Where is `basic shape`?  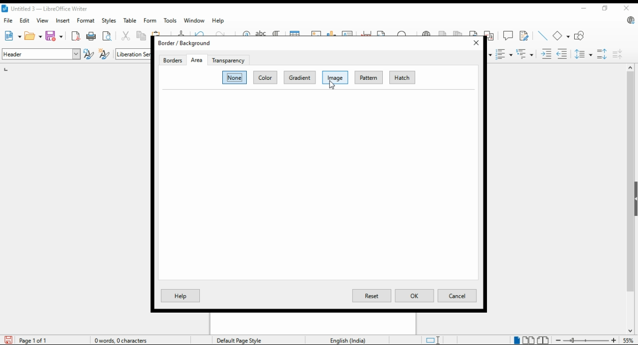 basic shape is located at coordinates (562, 36).